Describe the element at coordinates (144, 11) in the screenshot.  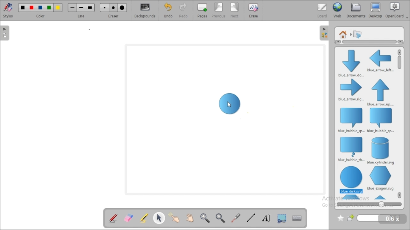
I see `backgrounds` at that location.